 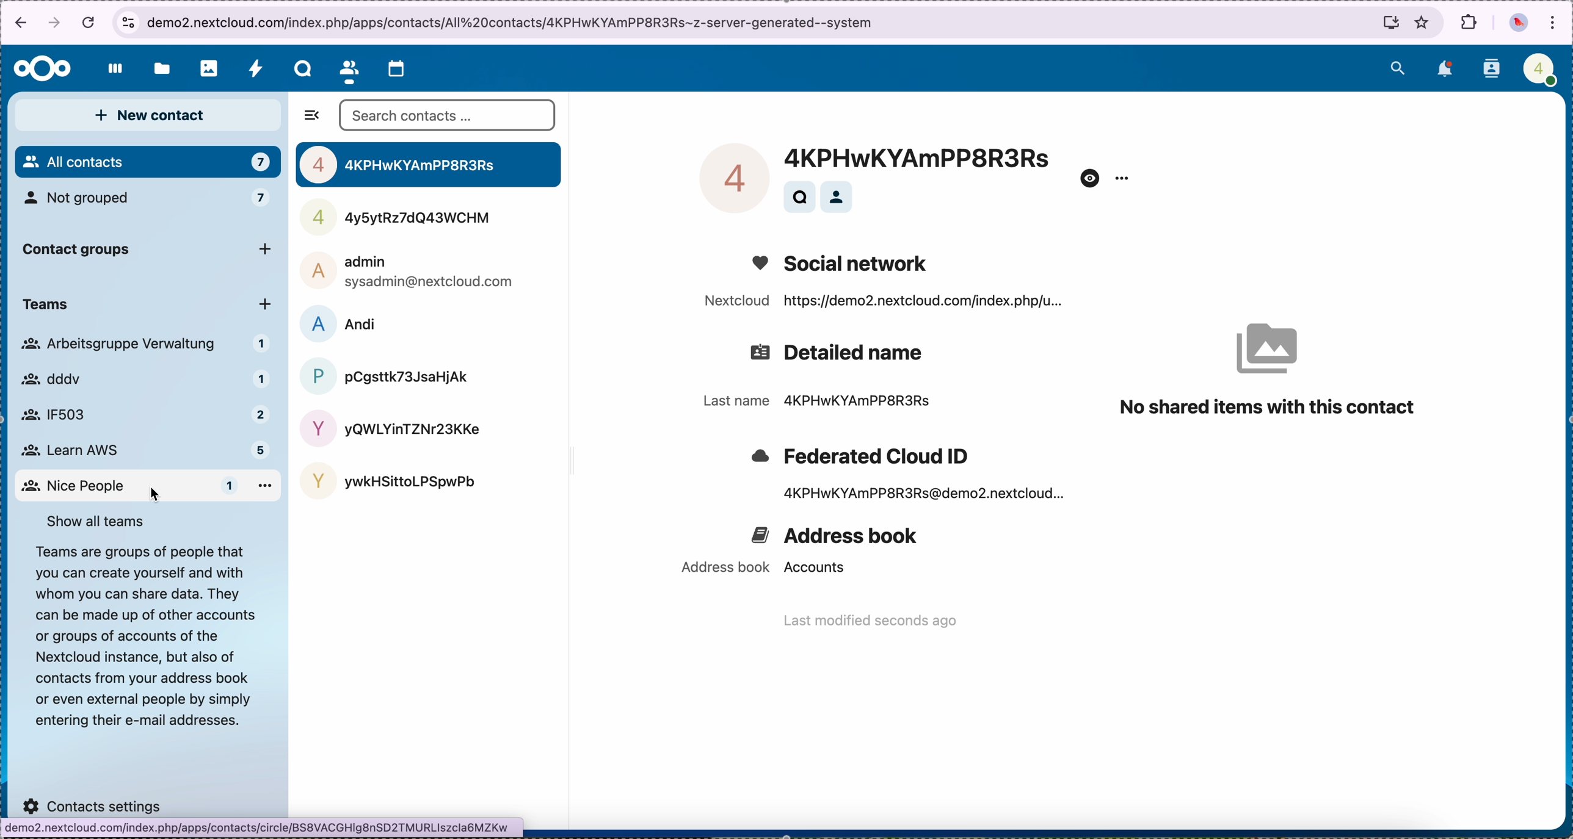 I want to click on contact groups, so click(x=150, y=250).